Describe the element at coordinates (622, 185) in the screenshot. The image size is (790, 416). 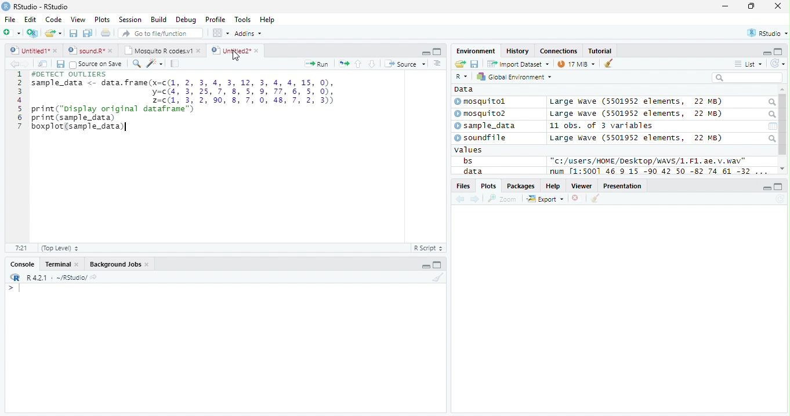
I see `Presentation` at that location.